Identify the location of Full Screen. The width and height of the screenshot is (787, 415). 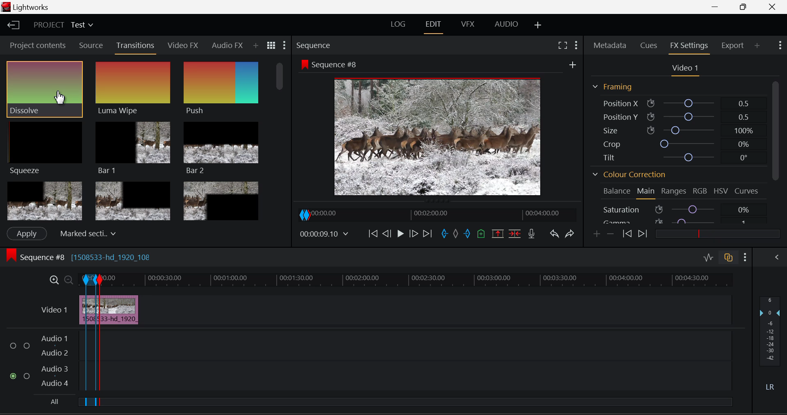
(564, 45).